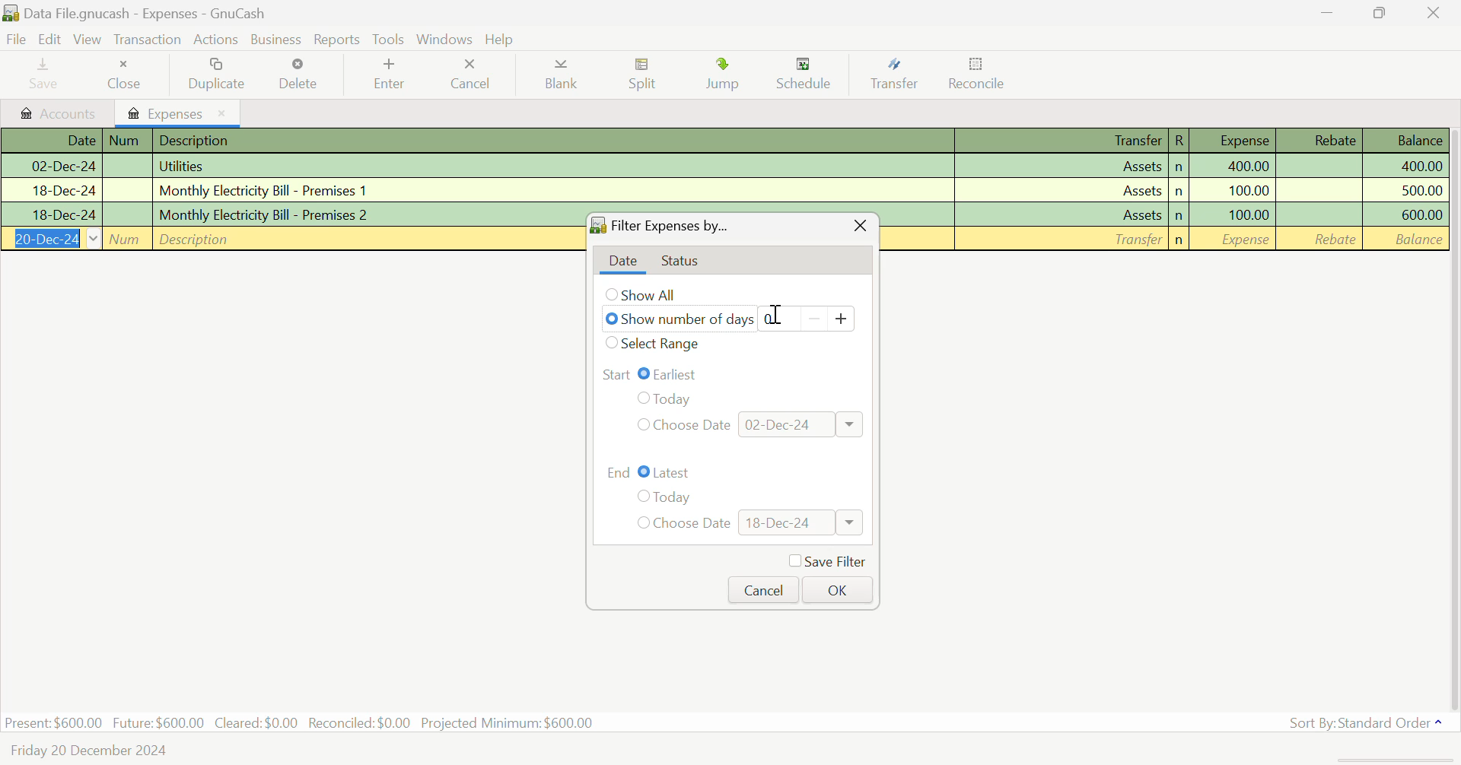 The height and width of the screenshot is (765, 1461). What do you see at coordinates (811, 76) in the screenshot?
I see `Schedule` at bounding box center [811, 76].